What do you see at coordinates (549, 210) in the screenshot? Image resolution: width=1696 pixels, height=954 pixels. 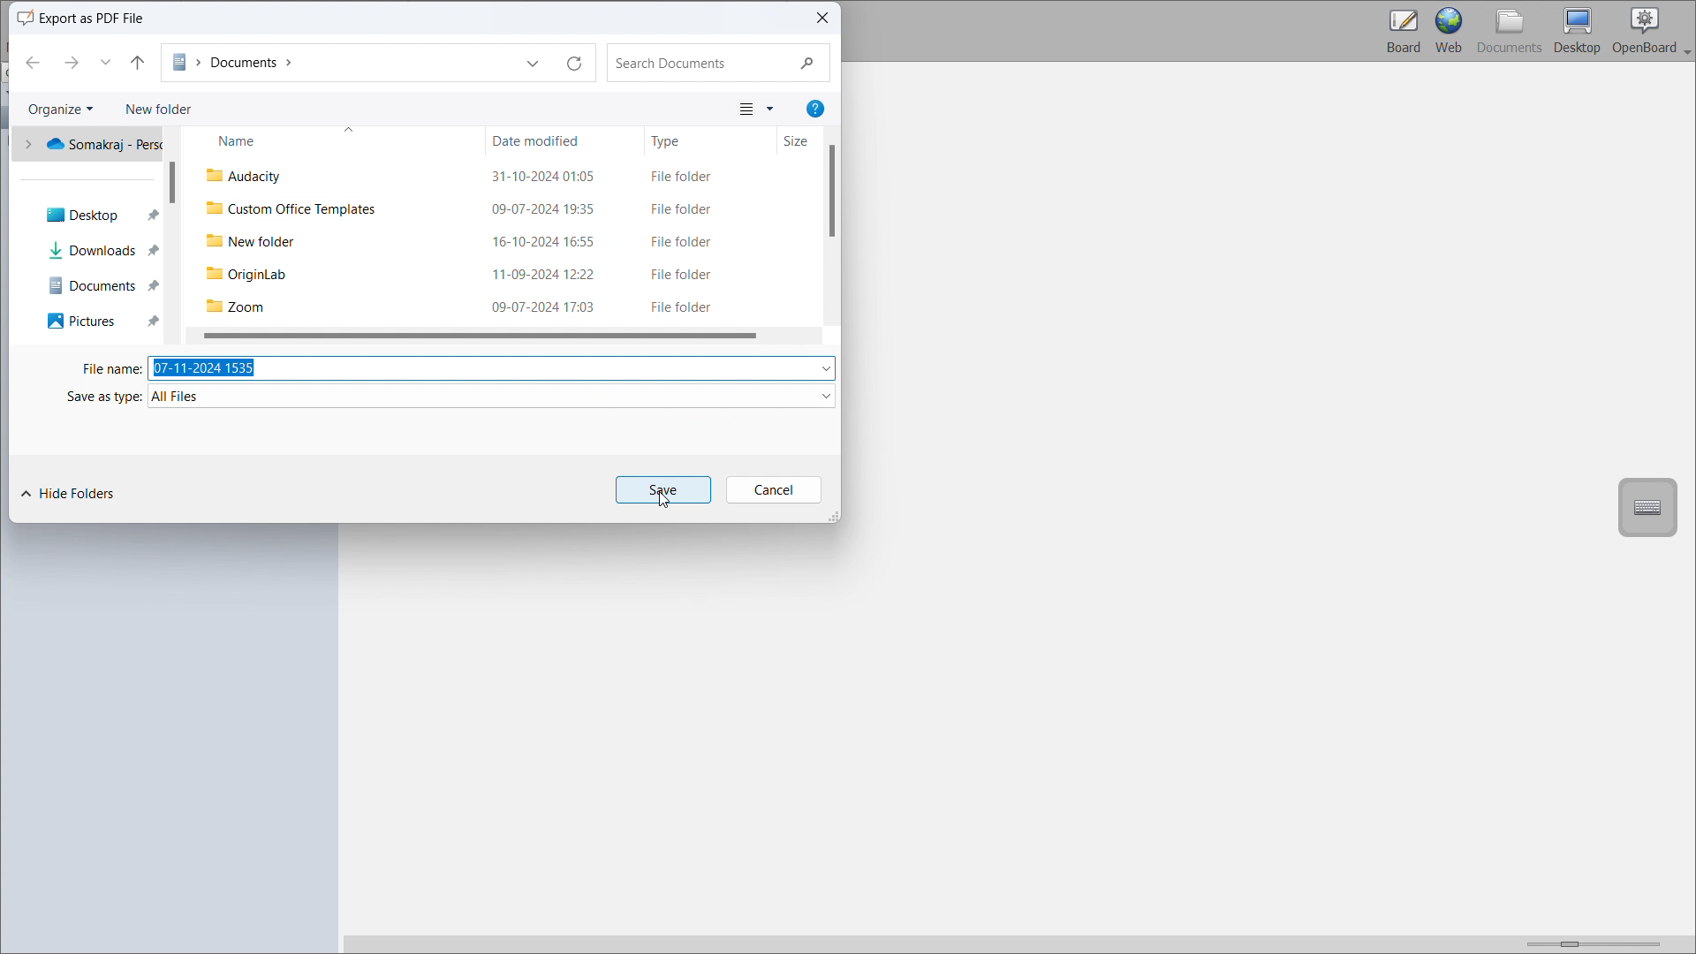 I see `09-07-2024 19:35` at bounding box center [549, 210].